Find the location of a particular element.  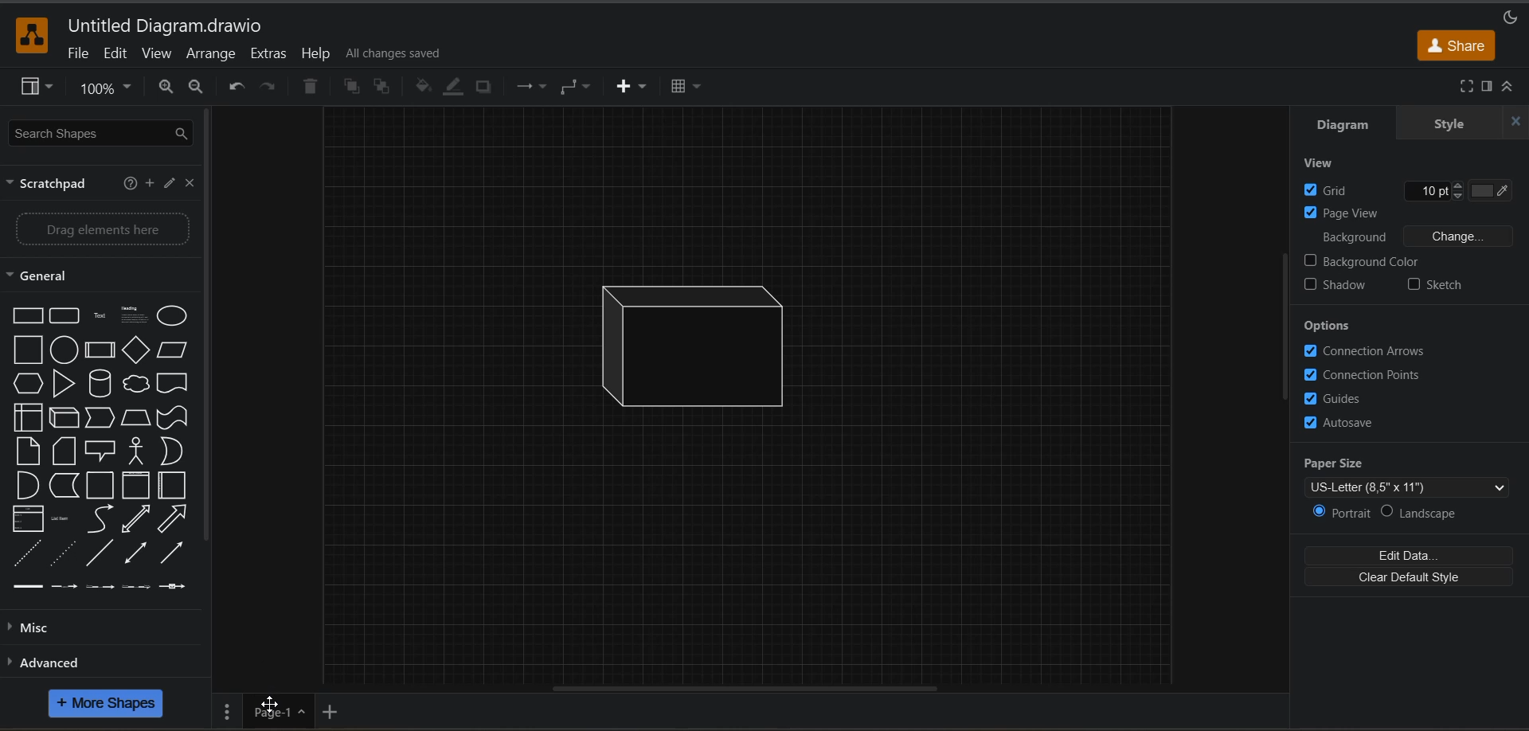

undo is located at coordinates (237, 85).